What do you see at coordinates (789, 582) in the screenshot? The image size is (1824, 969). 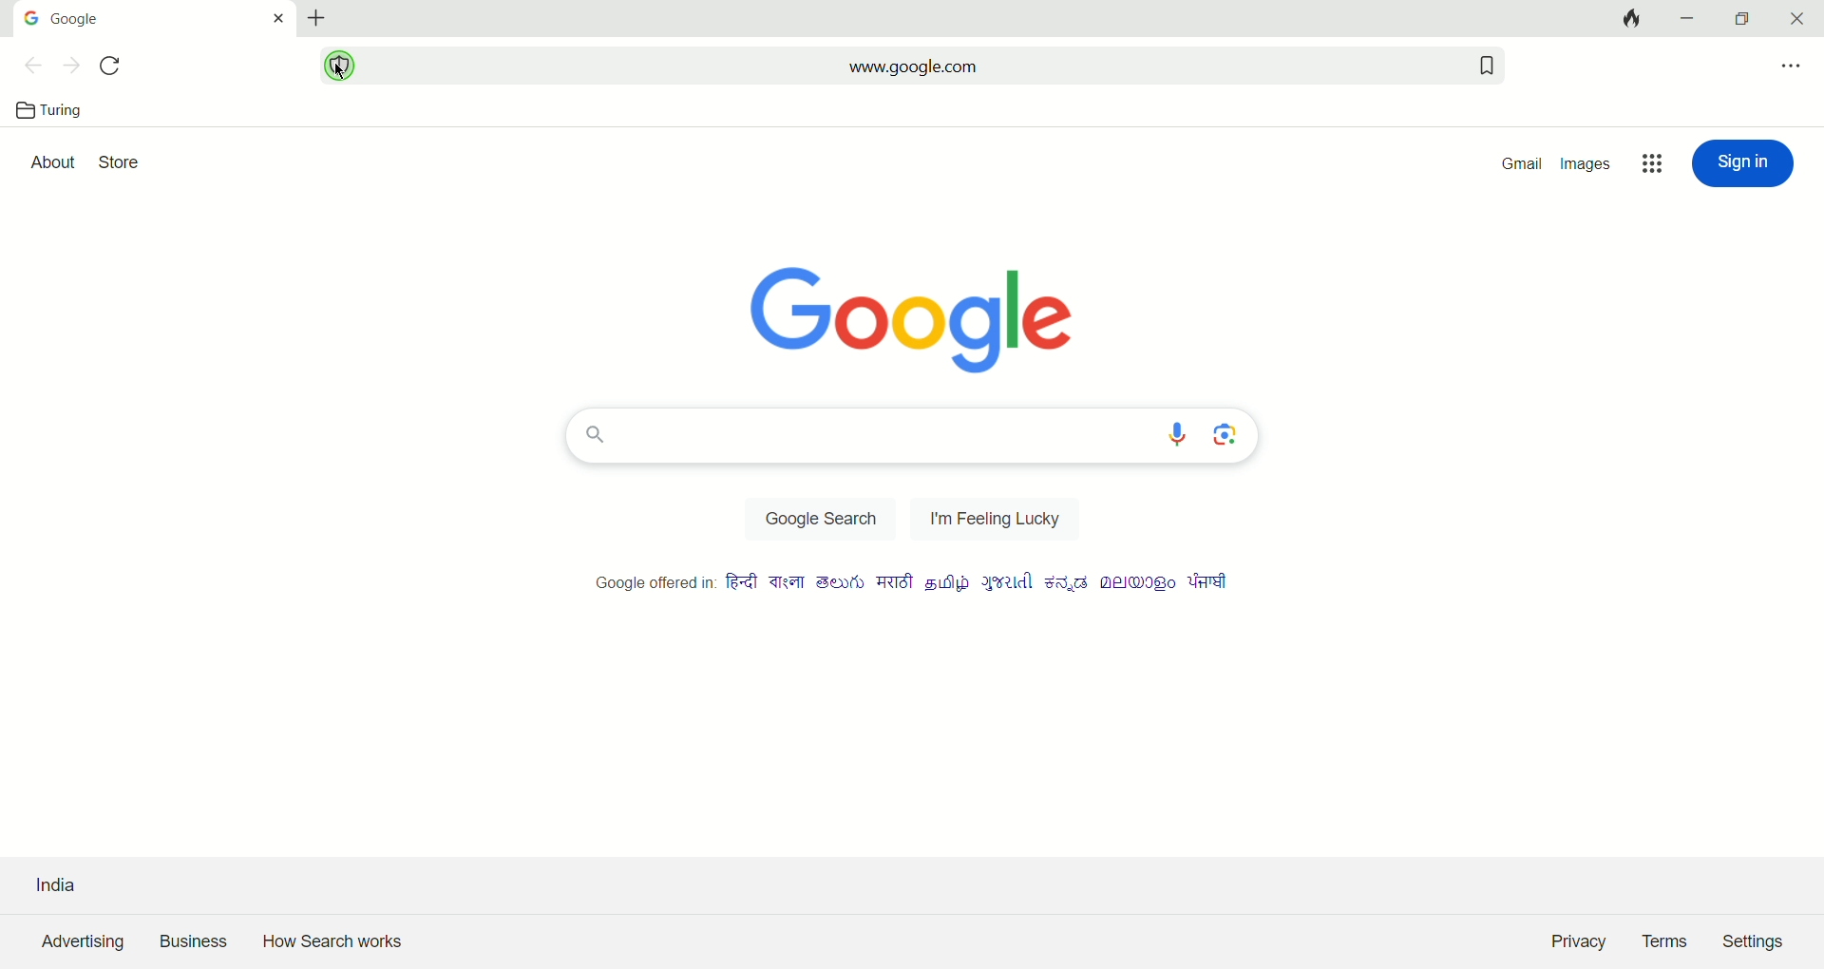 I see `language` at bounding box center [789, 582].